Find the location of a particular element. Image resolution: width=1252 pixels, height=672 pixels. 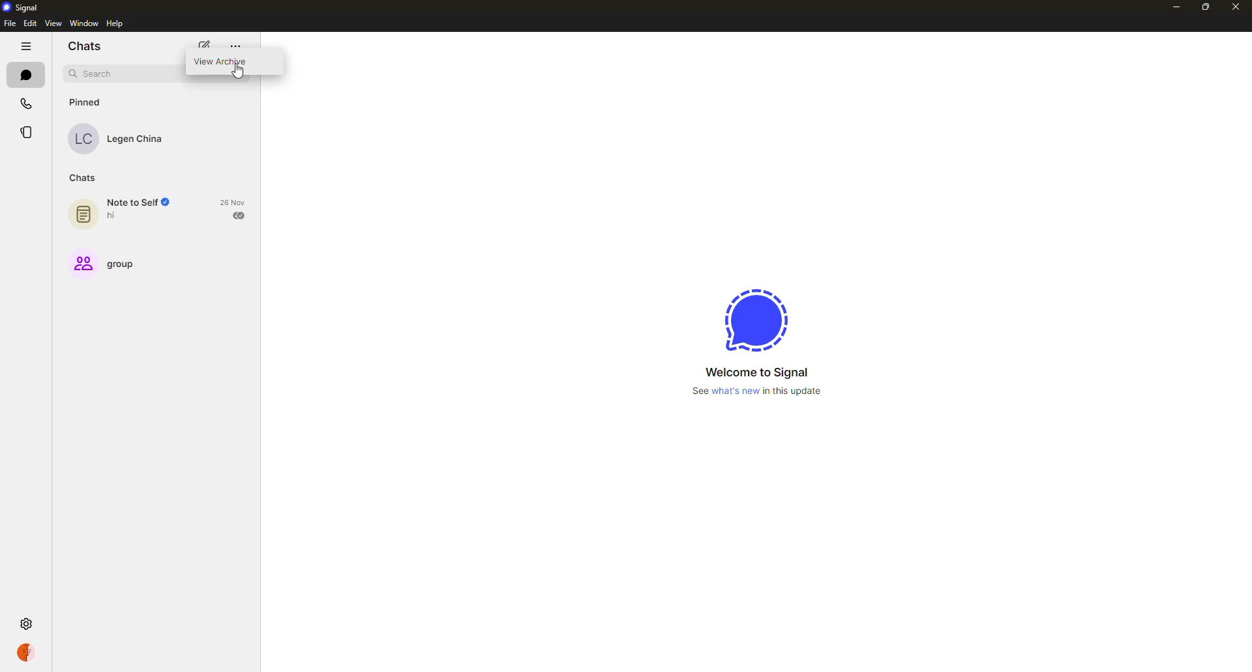

stories is located at coordinates (24, 134).